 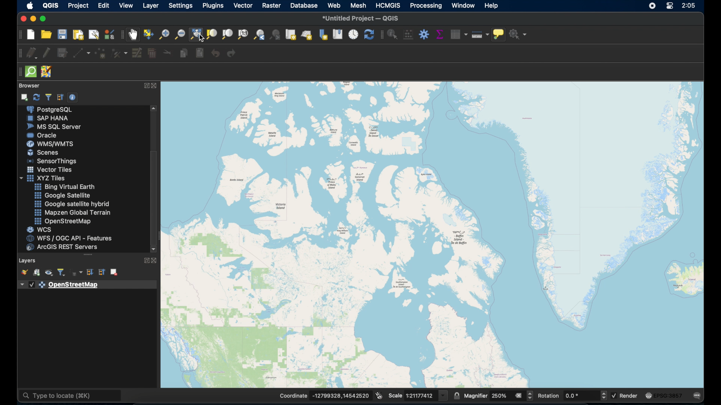 What do you see at coordinates (22, 18) in the screenshot?
I see `close` at bounding box center [22, 18].